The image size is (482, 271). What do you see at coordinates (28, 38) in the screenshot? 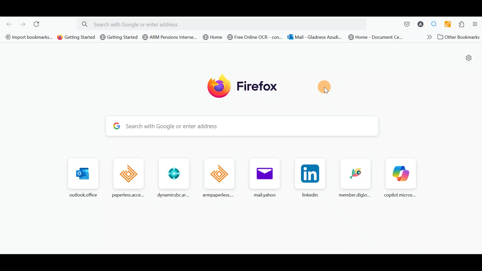
I see `Bookmark 1` at bounding box center [28, 38].